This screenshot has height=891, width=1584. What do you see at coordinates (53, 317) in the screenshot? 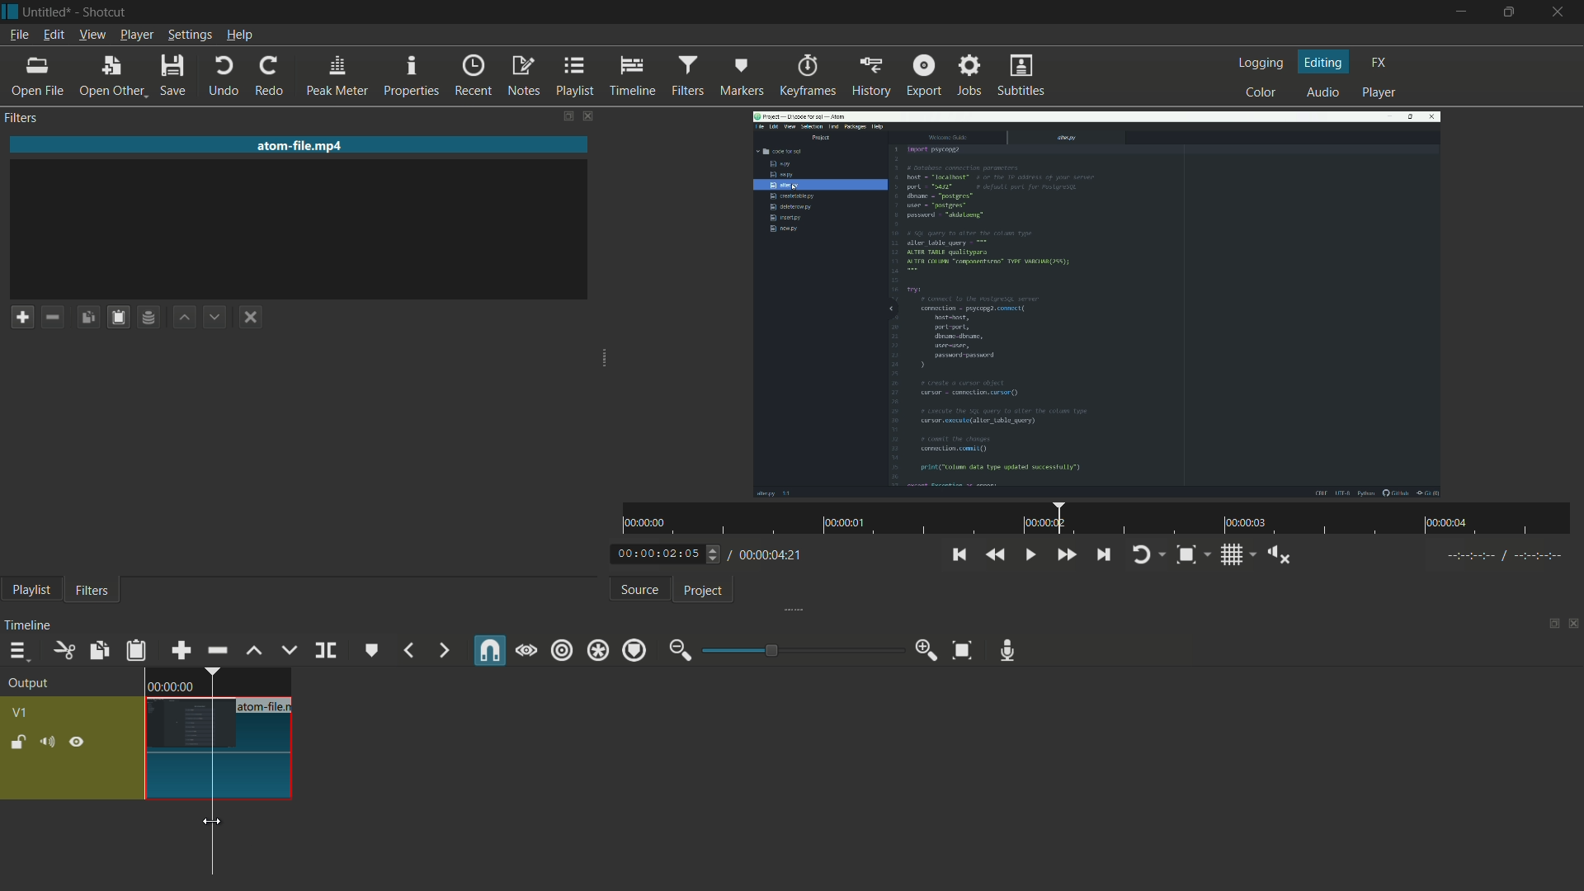
I see `remove filter` at bounding box center [53, 317].